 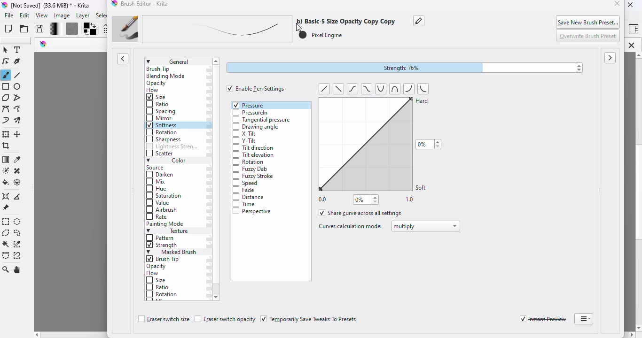 I want to click on saturation, so click(x=164, y=196).